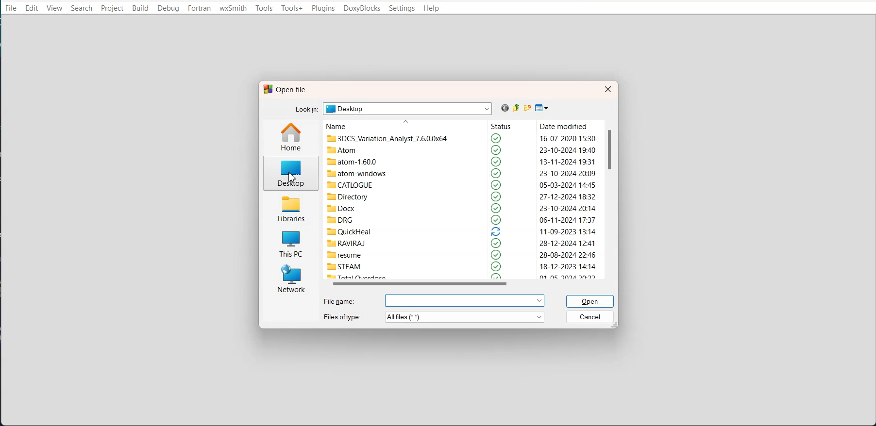 This screenshot has height=426, width=876. I want to click on go back Previous file, so click(505, 108).